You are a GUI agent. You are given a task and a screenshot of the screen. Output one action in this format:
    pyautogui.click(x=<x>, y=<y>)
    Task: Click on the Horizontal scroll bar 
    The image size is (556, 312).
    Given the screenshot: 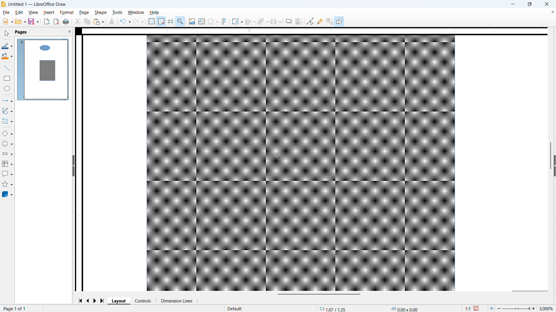 What is the action you would take?
    pyautogui.click(x=319, y=294)
    